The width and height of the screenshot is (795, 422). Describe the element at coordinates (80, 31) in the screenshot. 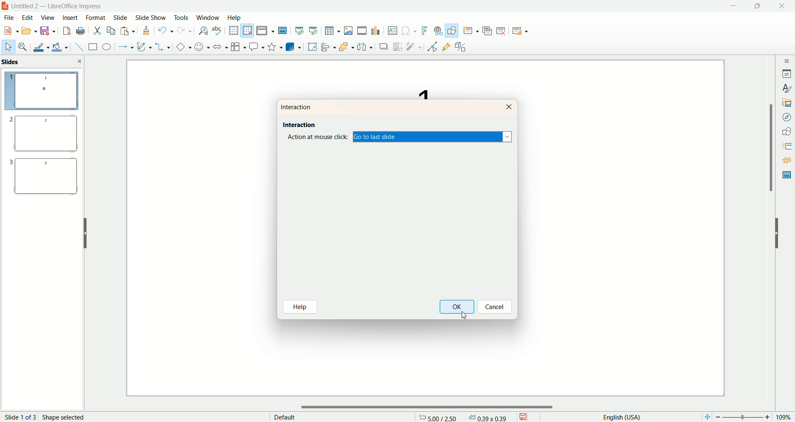

I see `print` at that location.